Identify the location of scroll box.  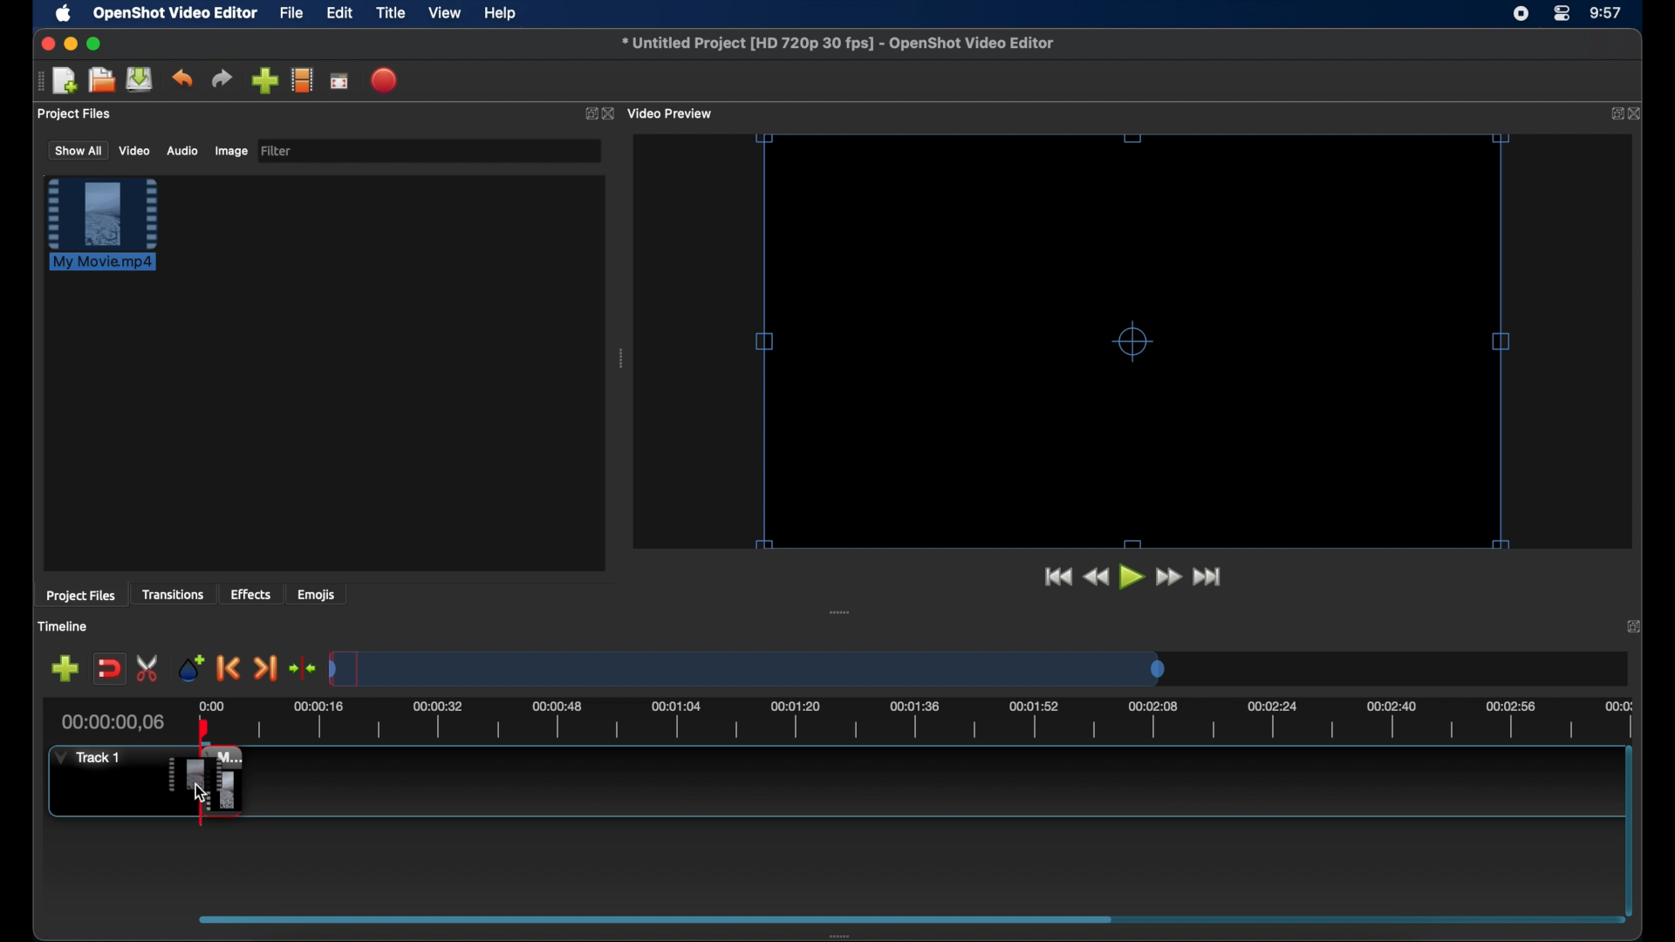
(649, 918).